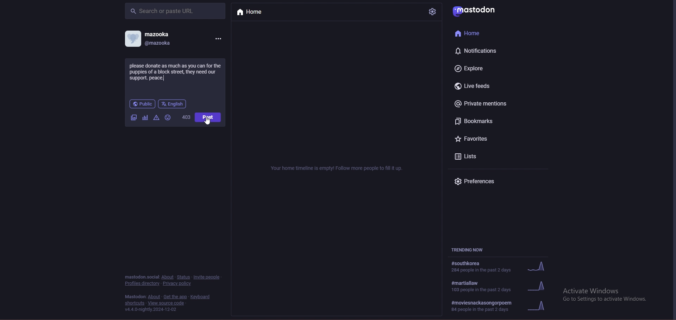 Image resolution: width=676 pixels, height=320 pixels. Describe the element at coordinates (187, 117) in the screenshot. I see `worf count` at that location.